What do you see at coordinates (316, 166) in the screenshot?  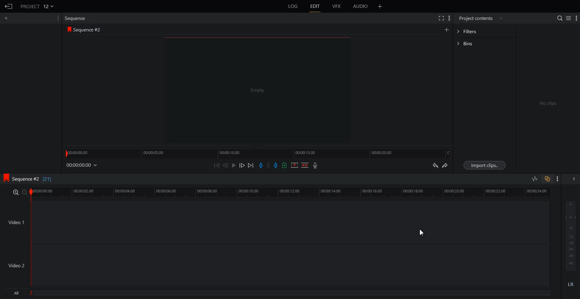 I see `Record Video` at bounding box center [316, 166].